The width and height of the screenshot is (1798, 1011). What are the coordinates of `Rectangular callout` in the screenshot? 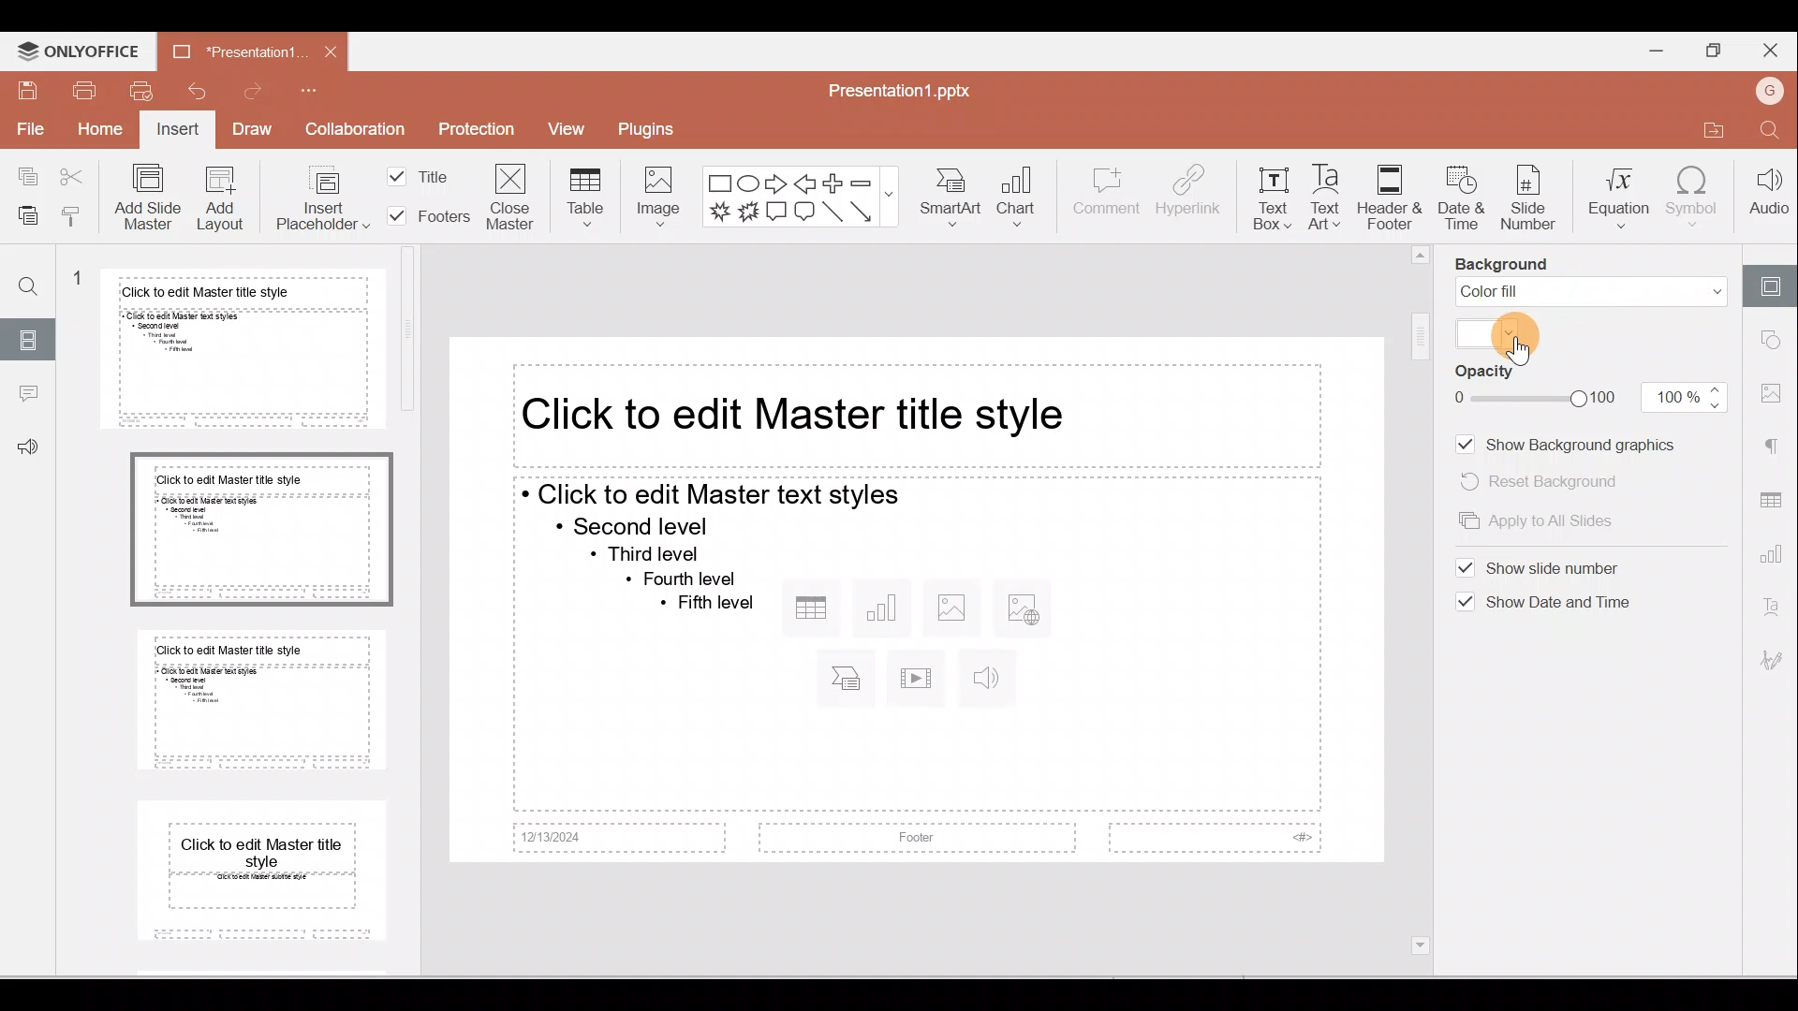 It's located at (777, 214).